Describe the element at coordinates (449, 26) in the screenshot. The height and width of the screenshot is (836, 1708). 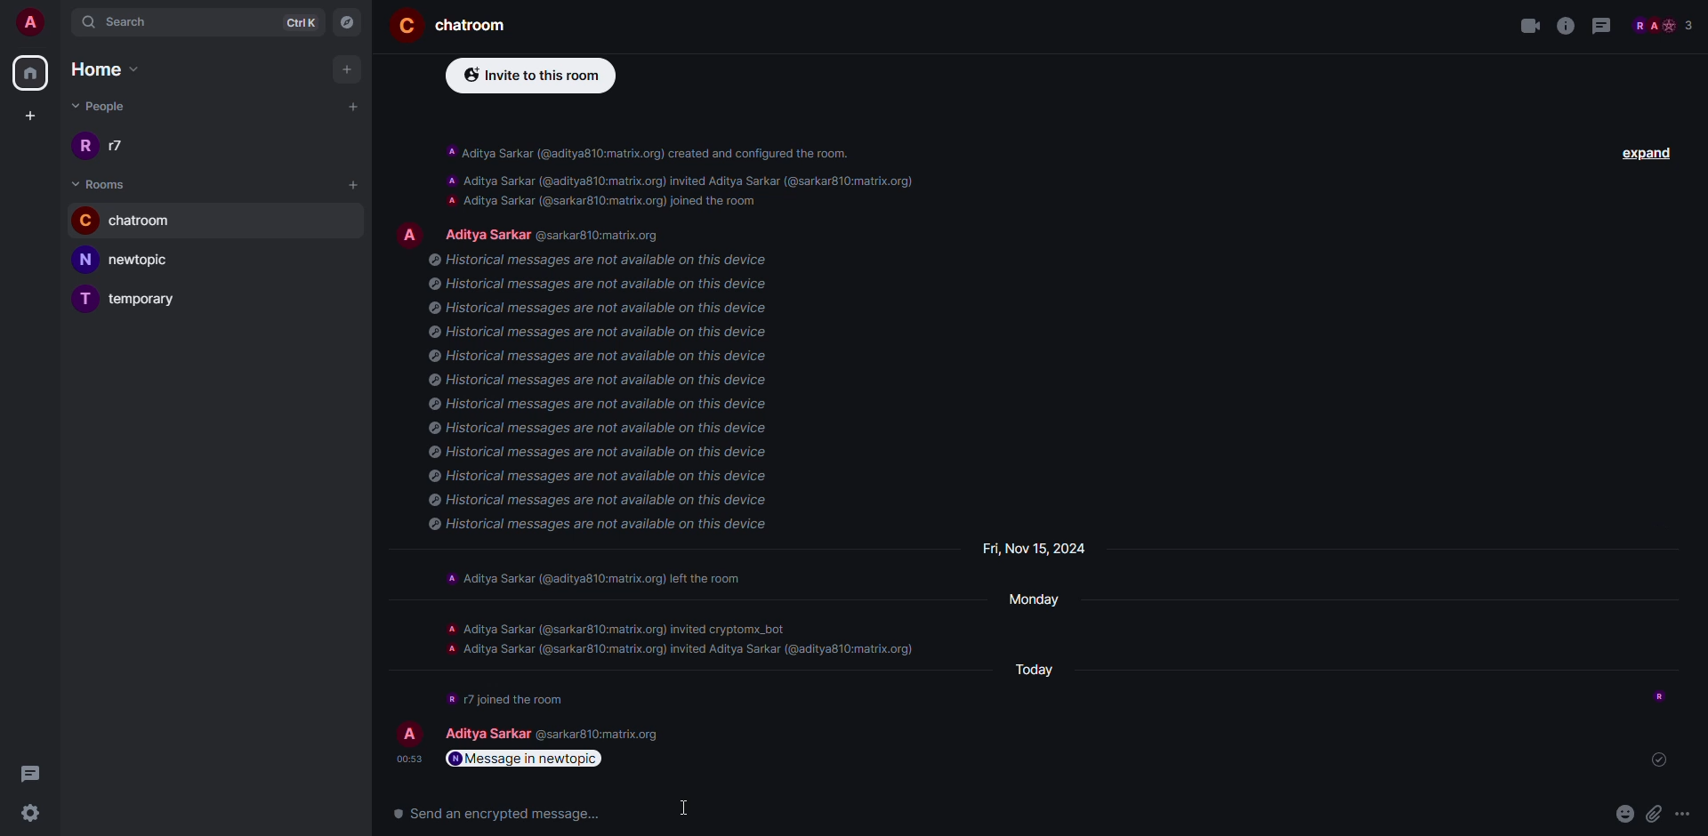
I see `Chatroom` at that location.